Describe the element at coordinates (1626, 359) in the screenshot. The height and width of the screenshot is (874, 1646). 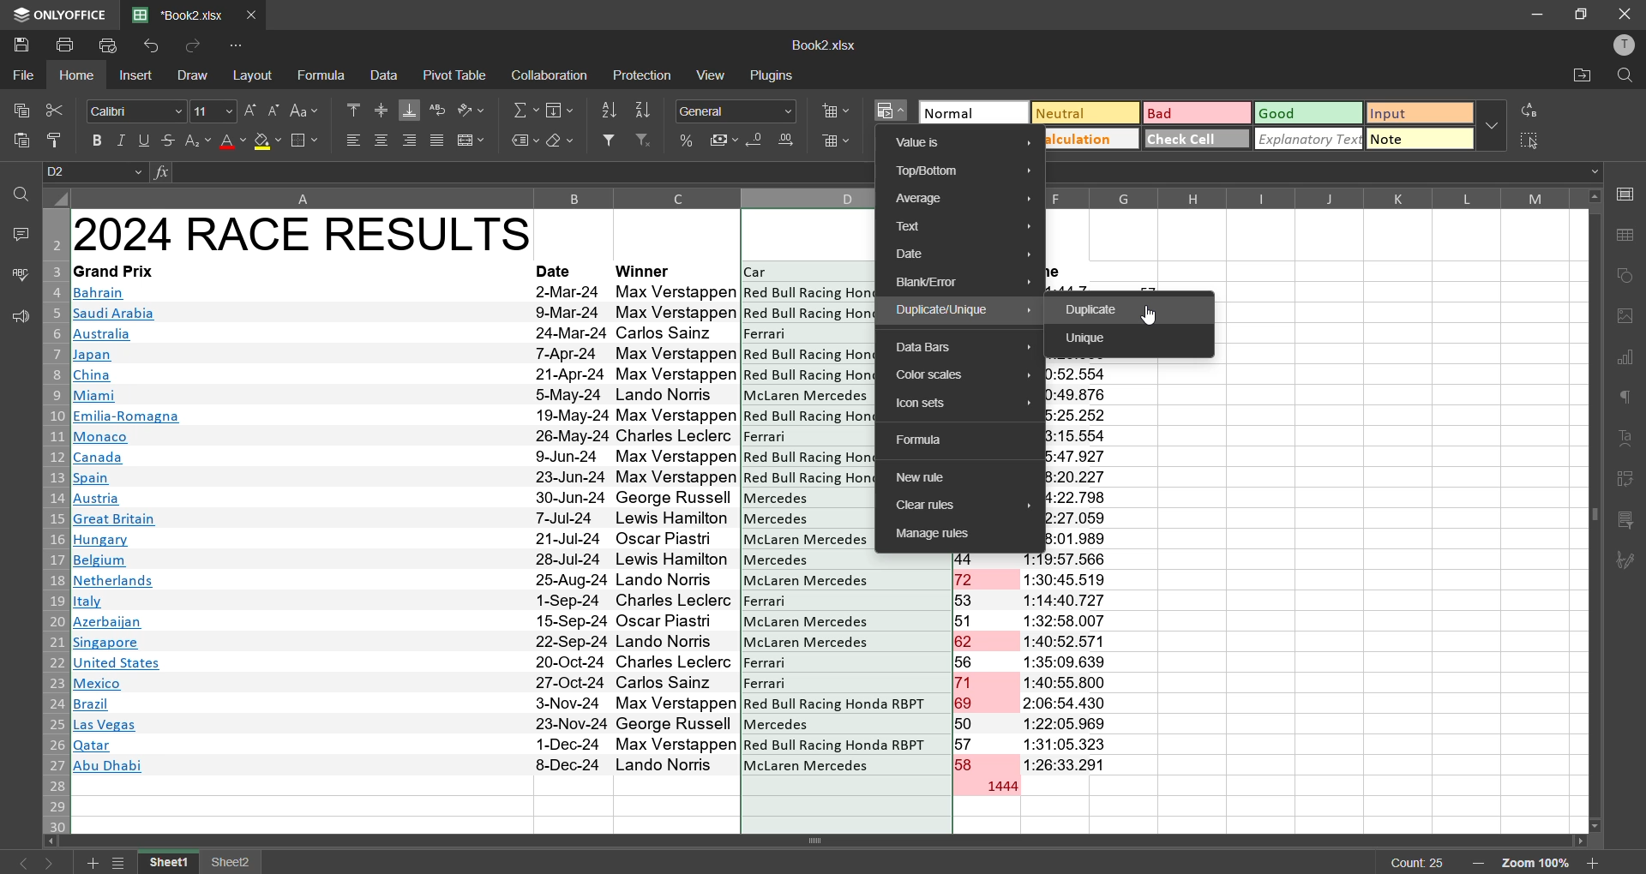
I see `charts` at that location.